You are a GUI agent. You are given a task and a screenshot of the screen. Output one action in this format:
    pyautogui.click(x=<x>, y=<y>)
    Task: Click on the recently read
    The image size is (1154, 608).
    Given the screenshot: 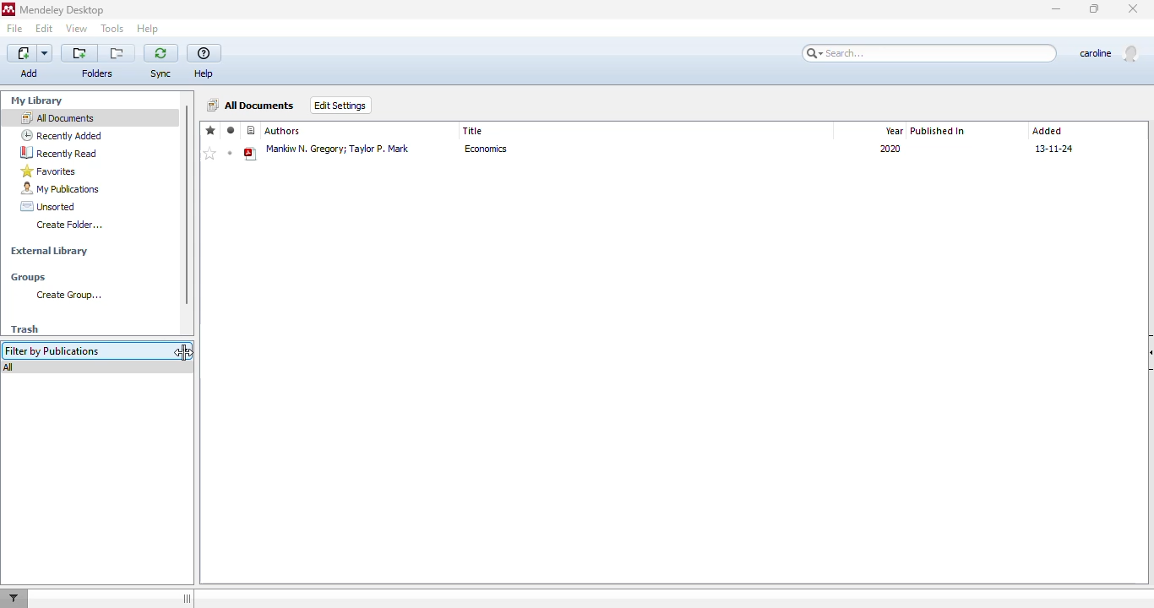 What is the action you would take?
    pyautogui.click(x=57, y=152)
    